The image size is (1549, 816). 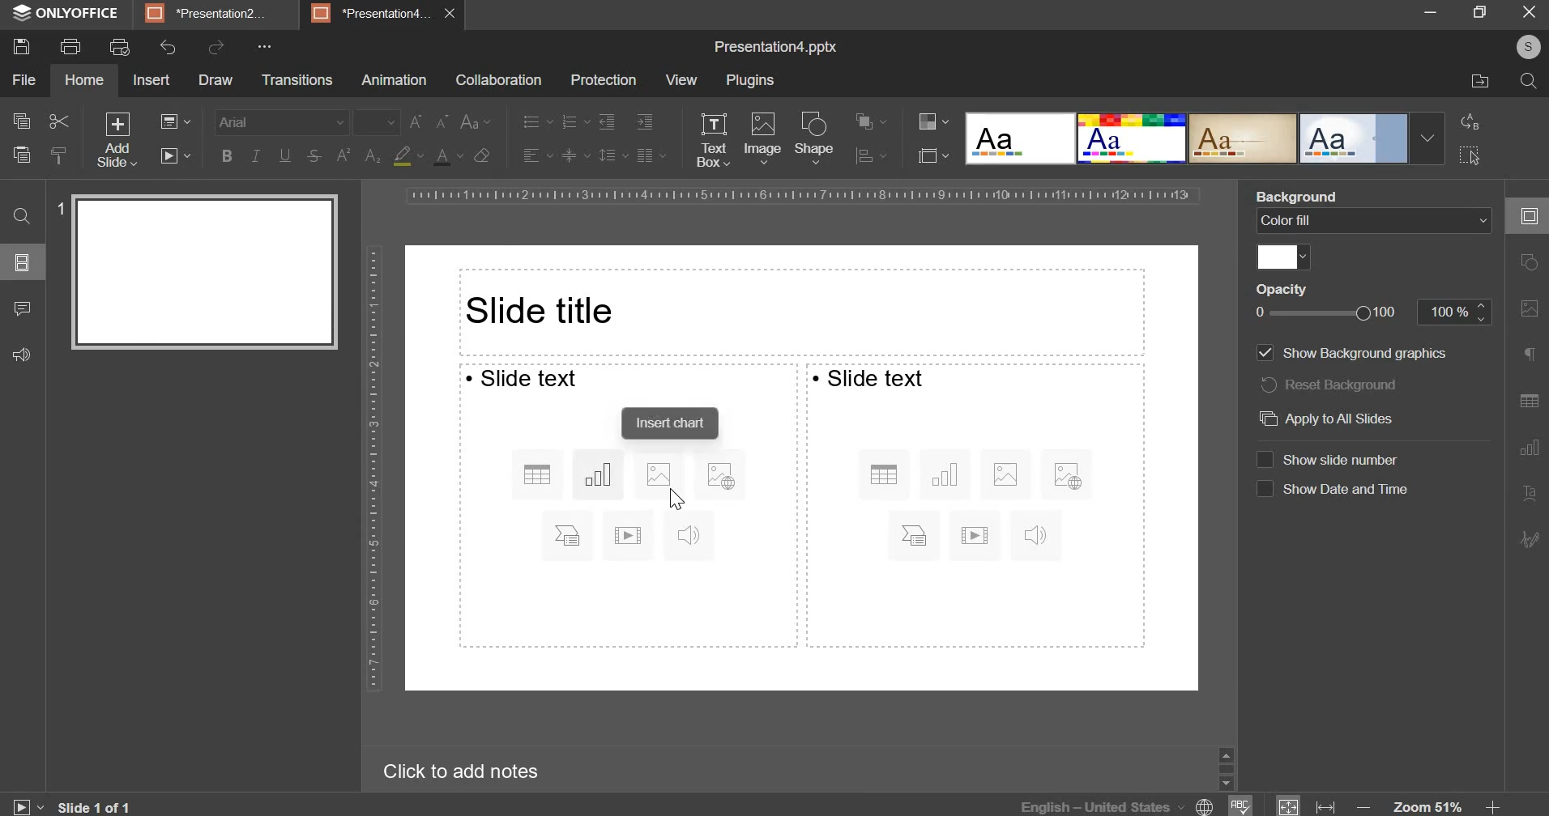 What do you see at coordinates (23, 308) in the screenshot?
I see `comments` at bounding box center [23, 308].